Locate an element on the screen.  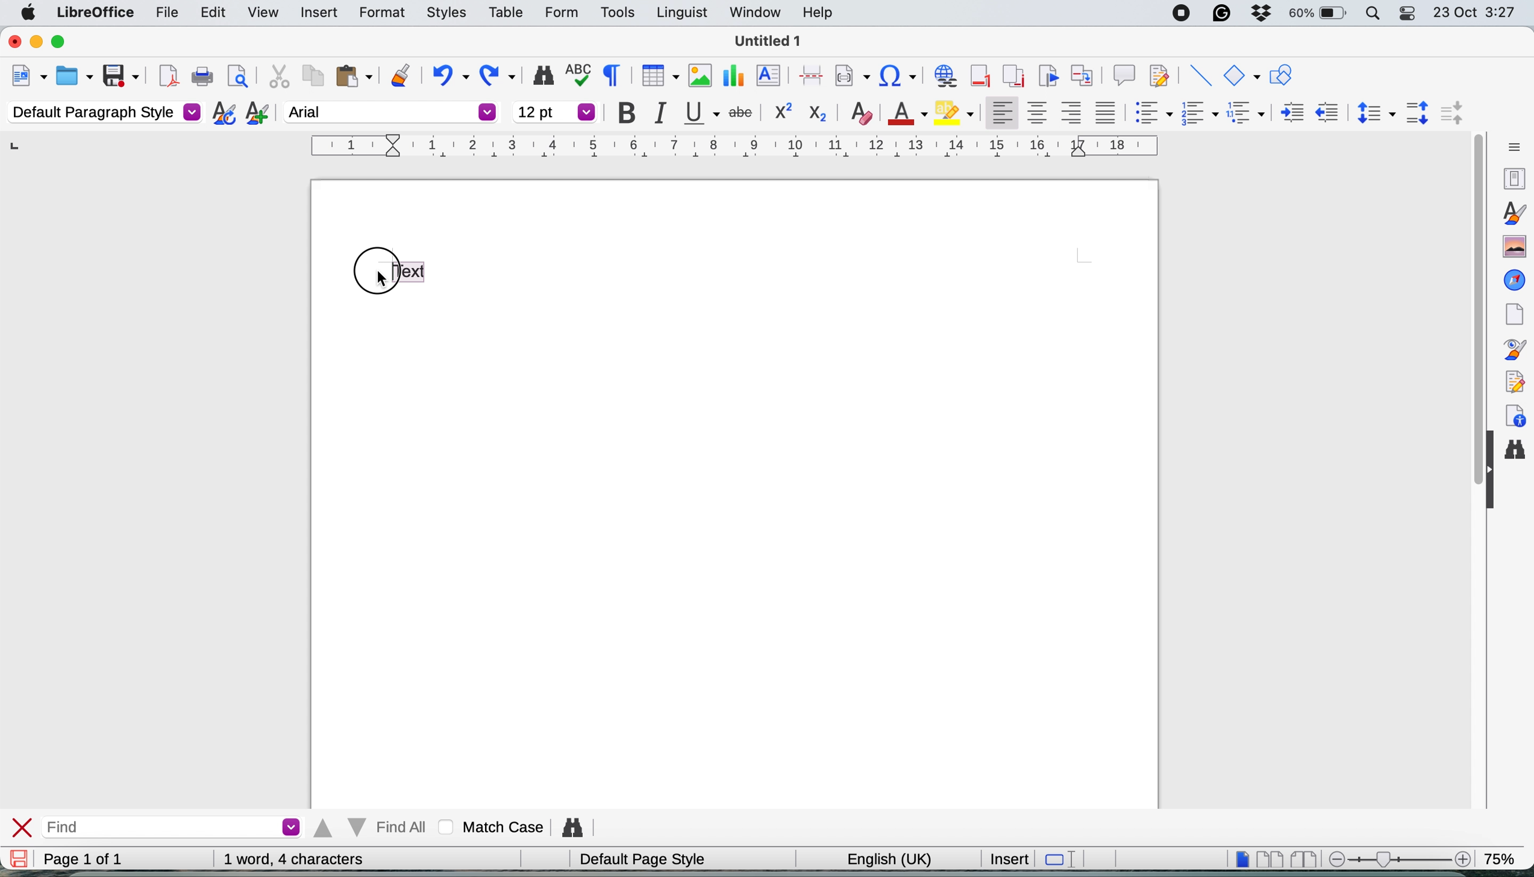
battery is located at coordinates (1317, 15).